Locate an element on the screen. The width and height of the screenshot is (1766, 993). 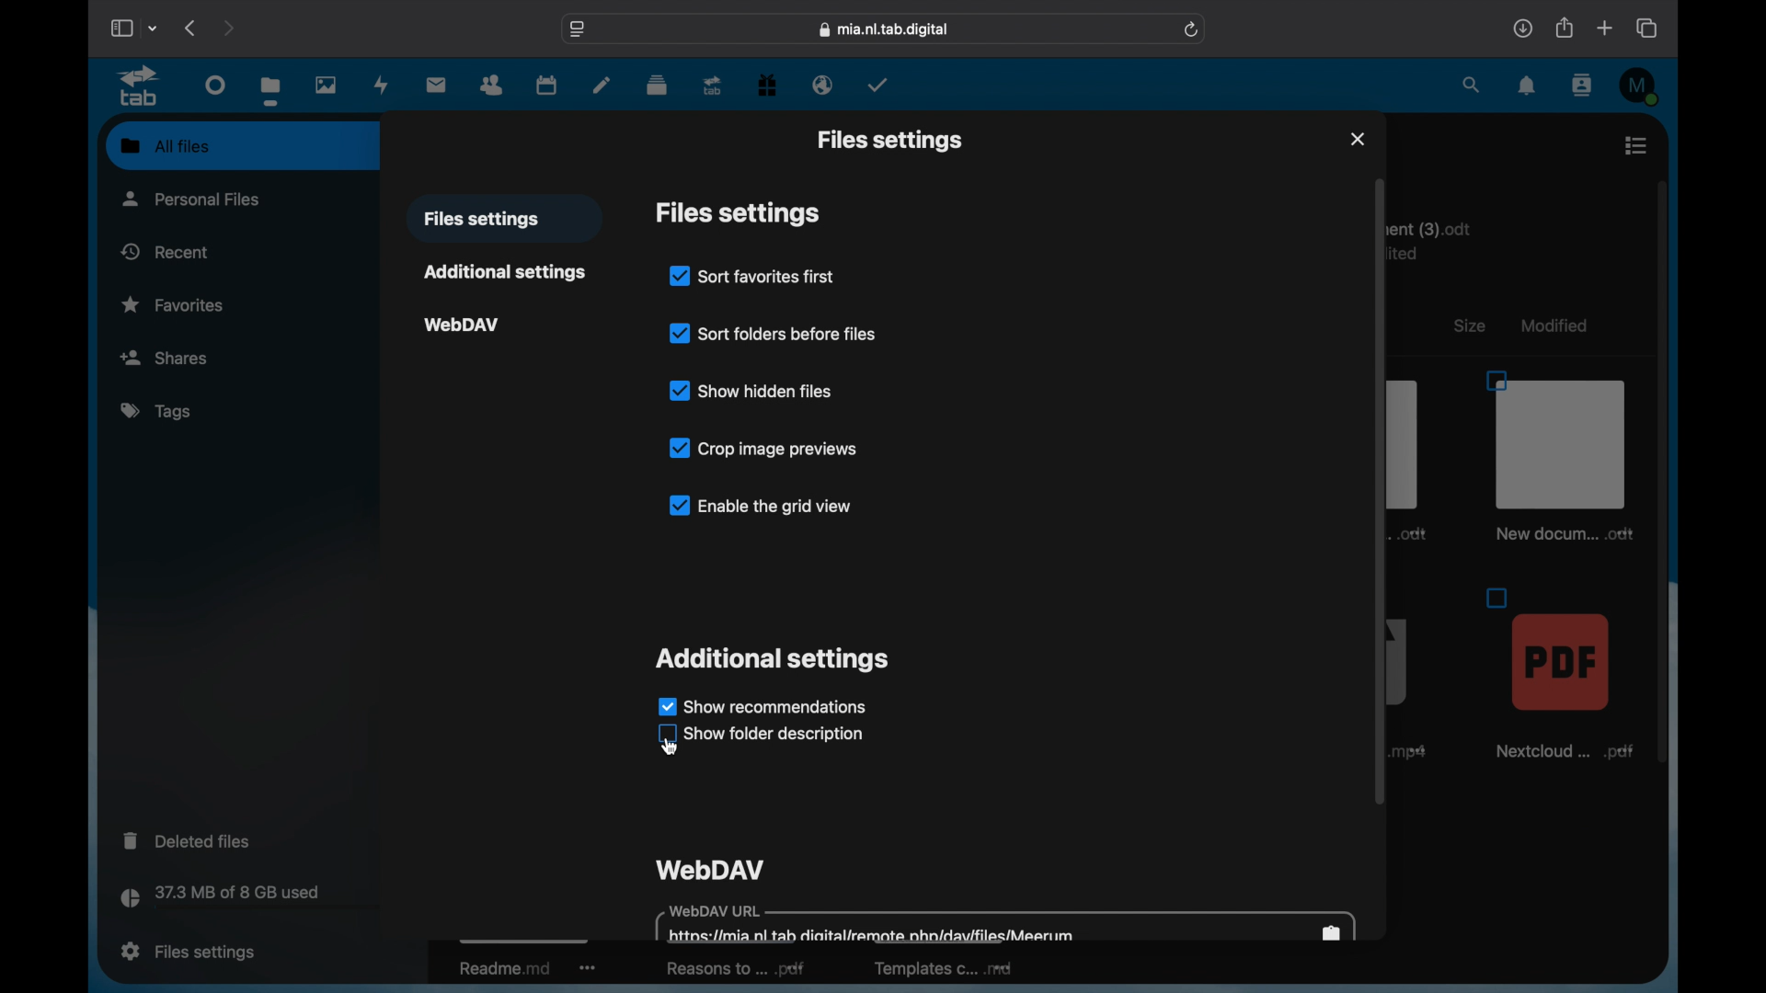
menu is located at coordinates (1637, 145).